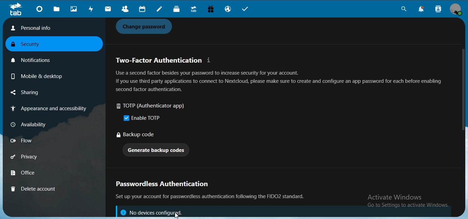 This screenshot has width=468, height=219. What do you see at coordinates (456, 10) in the screenshot?
I see `manage profile` at bounding box center [456, 10].